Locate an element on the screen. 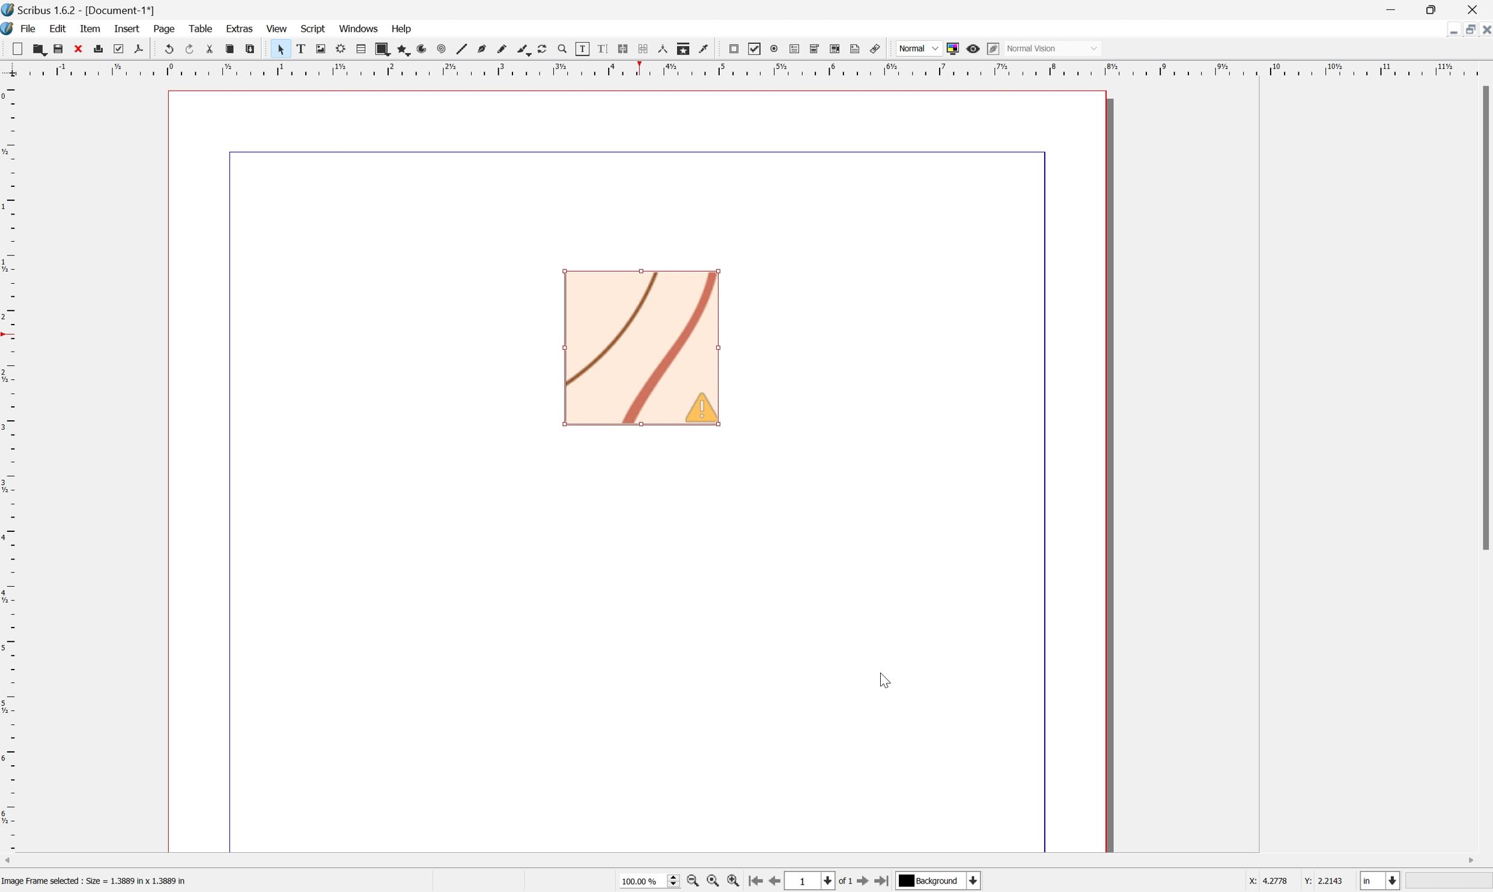 The width and height of the screenshot is (1493, 892). Next Page is located at coordinates (866, 882).